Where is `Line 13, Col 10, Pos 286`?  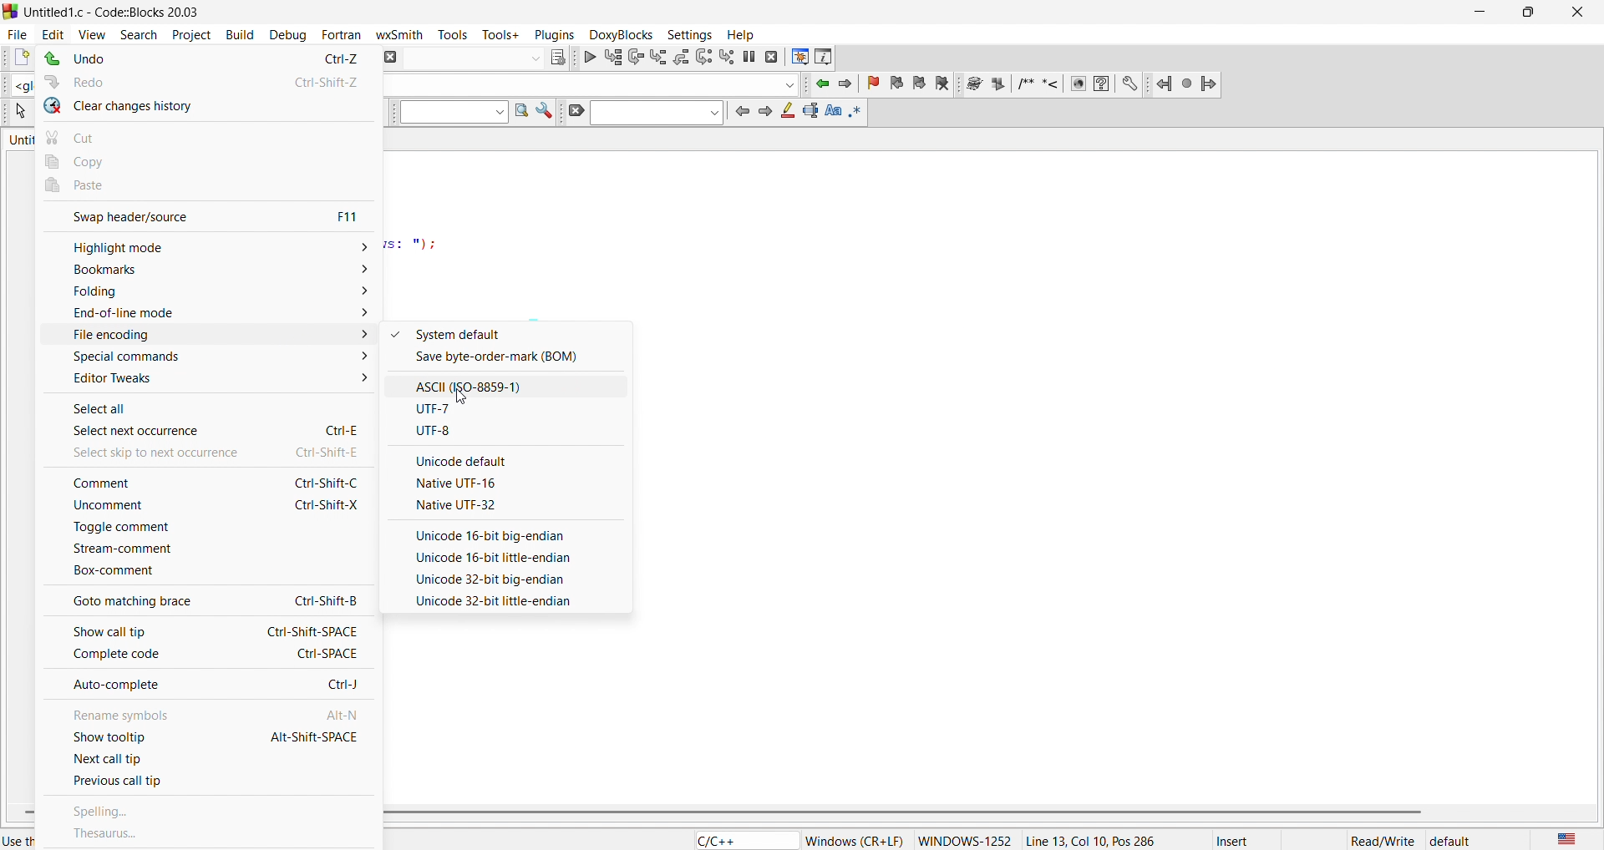 Line 13, Col 10, Pos 286 is located at coordinates (1099, 842).